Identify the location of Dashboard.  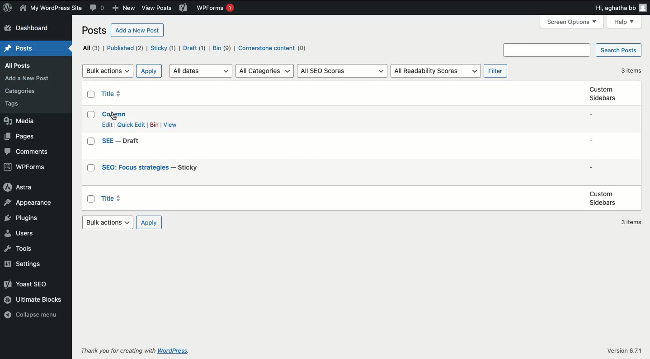
(28, 28).